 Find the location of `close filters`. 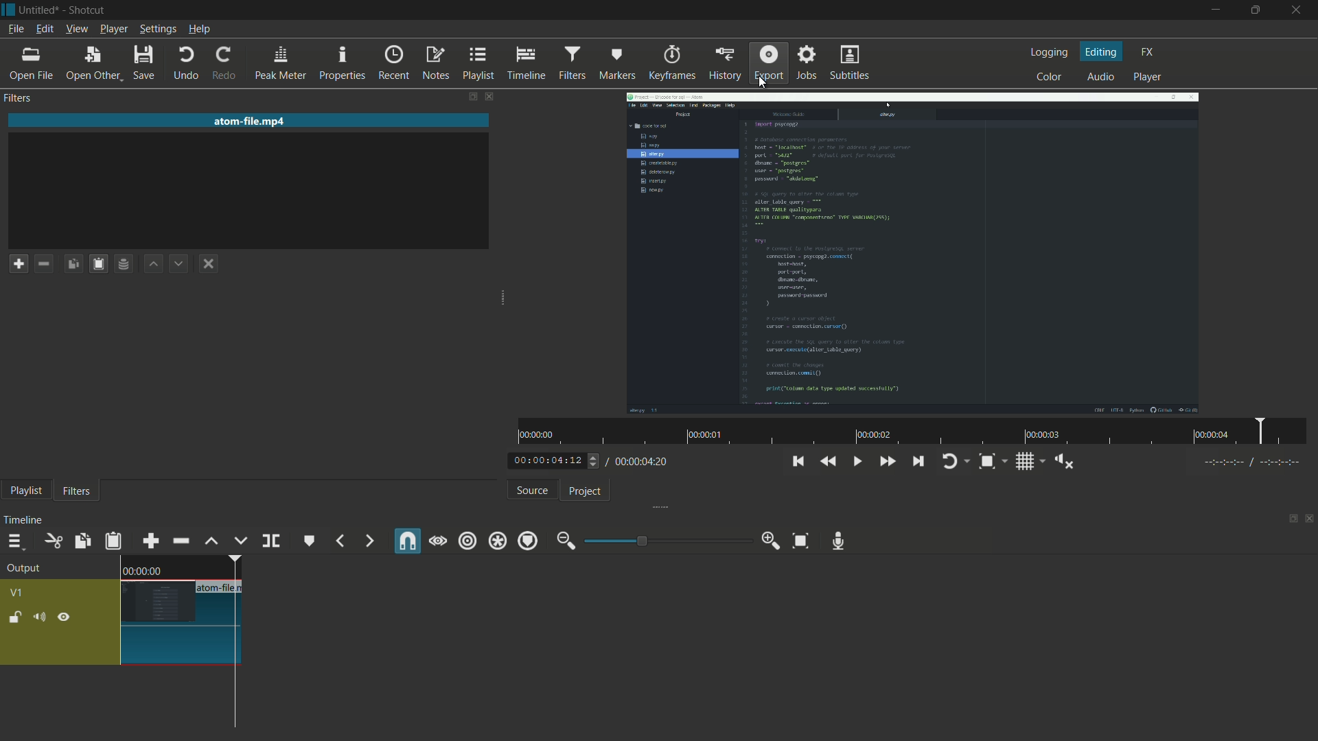

close filters is located at coordinates (491, 96).